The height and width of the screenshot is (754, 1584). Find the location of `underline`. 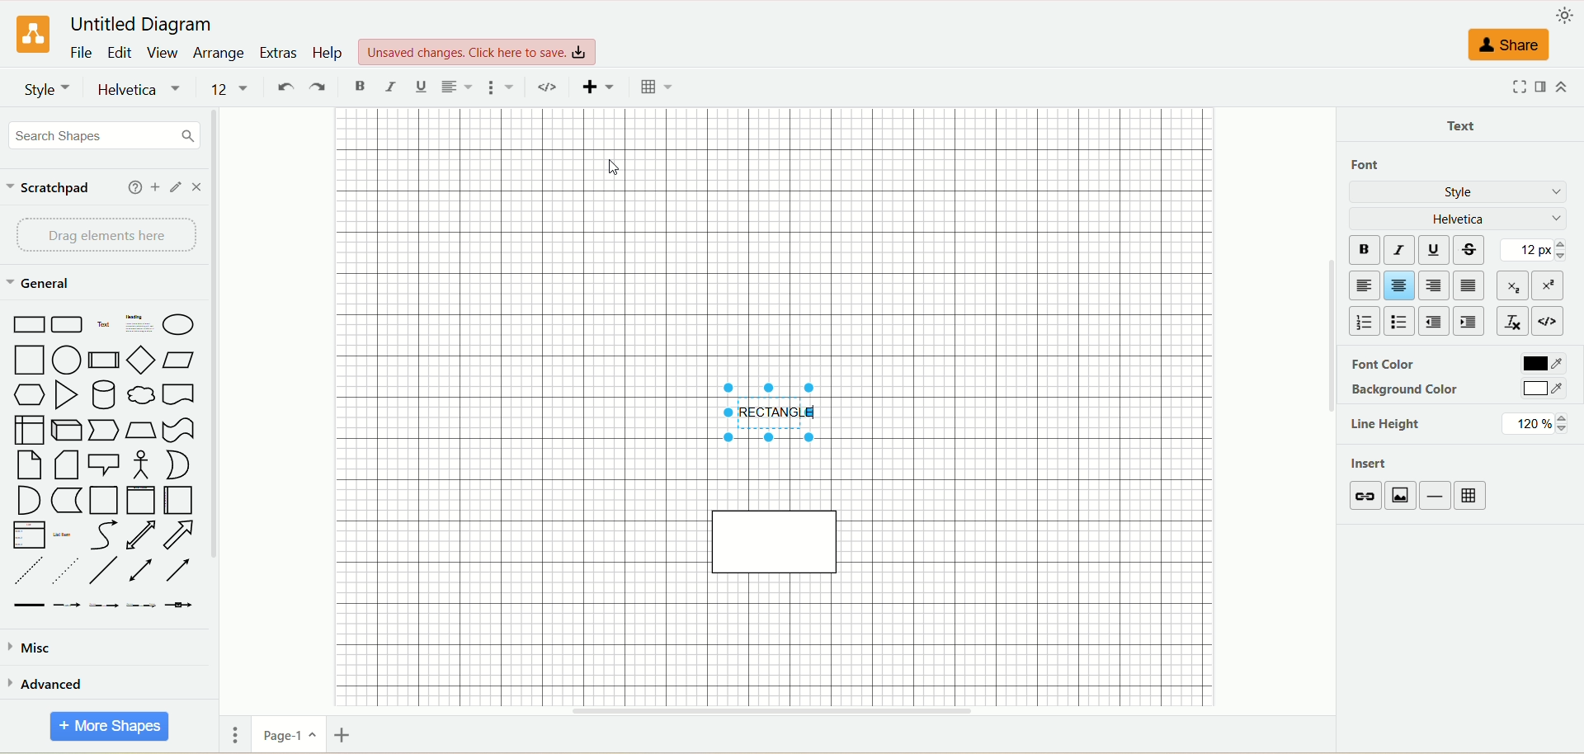

underline is located at coordinates (1439, 249).